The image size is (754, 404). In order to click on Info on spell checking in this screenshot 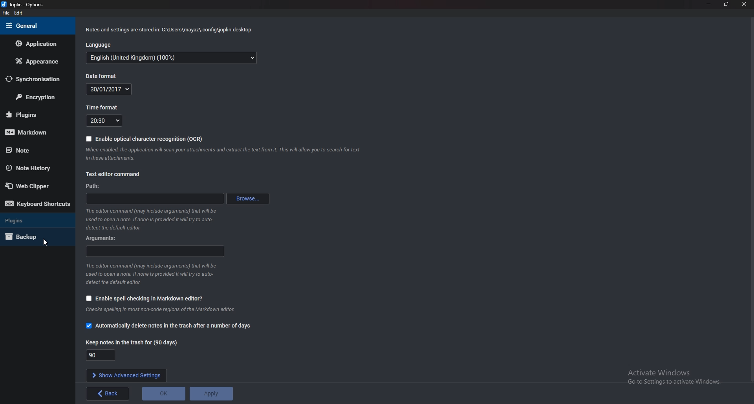, I will do `click(160, 309)`.